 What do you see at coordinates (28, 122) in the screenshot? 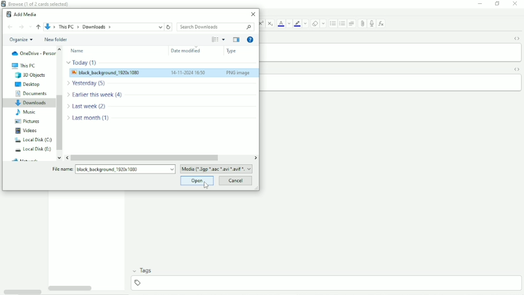
I see `Pictures` at bounding box center [28, 122].